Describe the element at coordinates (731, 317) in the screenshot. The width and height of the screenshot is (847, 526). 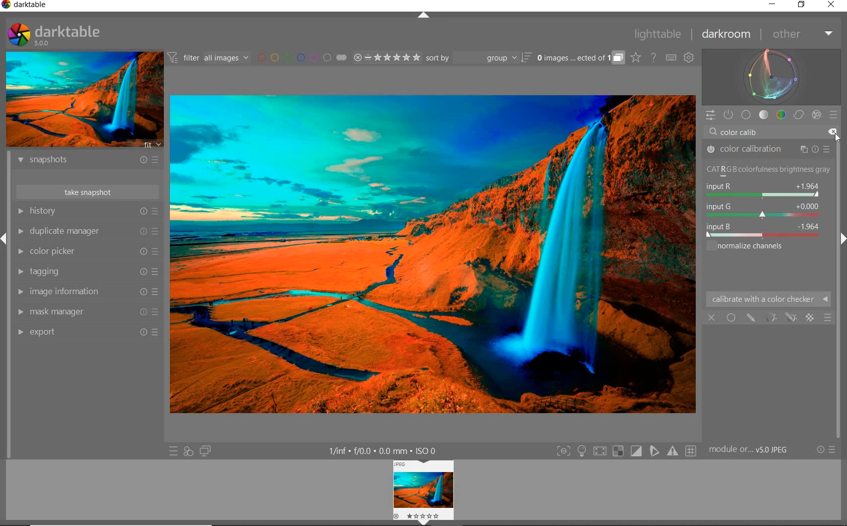
I see `UNIFORMLY` at that location.